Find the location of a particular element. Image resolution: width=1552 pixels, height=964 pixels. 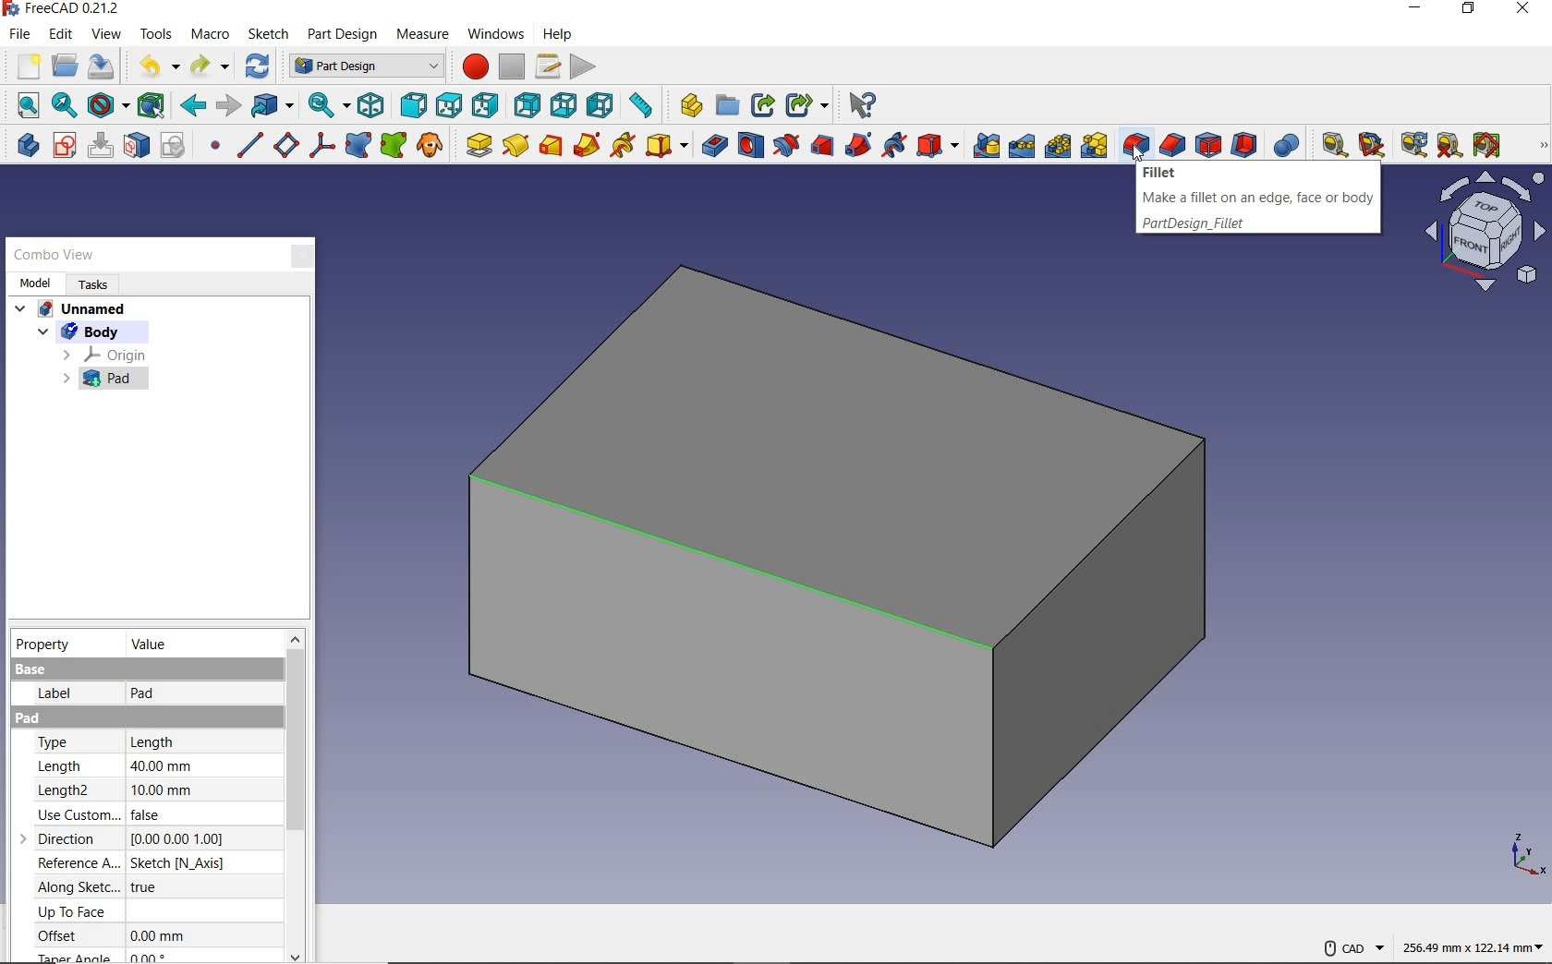

pad is located at coordinates (30, 720).